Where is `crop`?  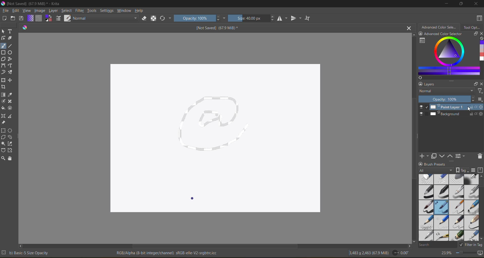
crop is located at coordinates (3, 87).